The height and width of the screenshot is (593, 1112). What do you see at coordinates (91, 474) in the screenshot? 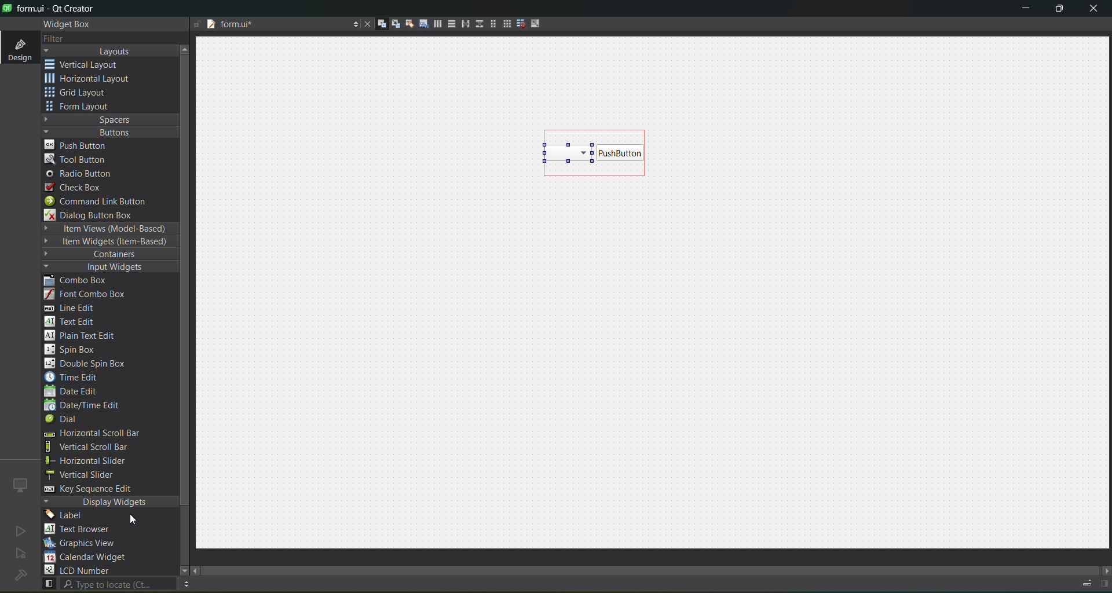
I see `vertical slider` at bounding box center [91, 474].